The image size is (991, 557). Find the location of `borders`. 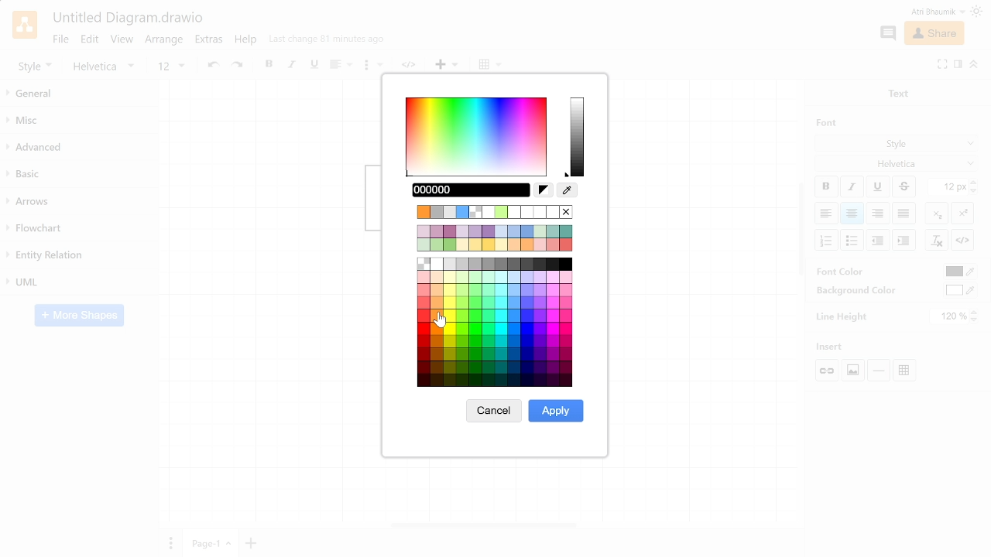

borders is located at coordinates (490, 65).